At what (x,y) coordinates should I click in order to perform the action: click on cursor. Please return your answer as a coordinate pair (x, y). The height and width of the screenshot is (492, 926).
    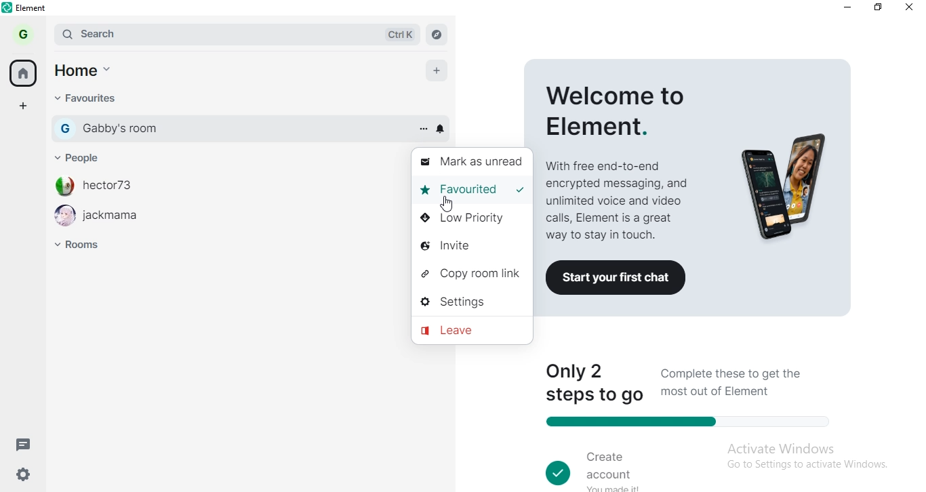
    Looking at the image, I should click on (446, 204).